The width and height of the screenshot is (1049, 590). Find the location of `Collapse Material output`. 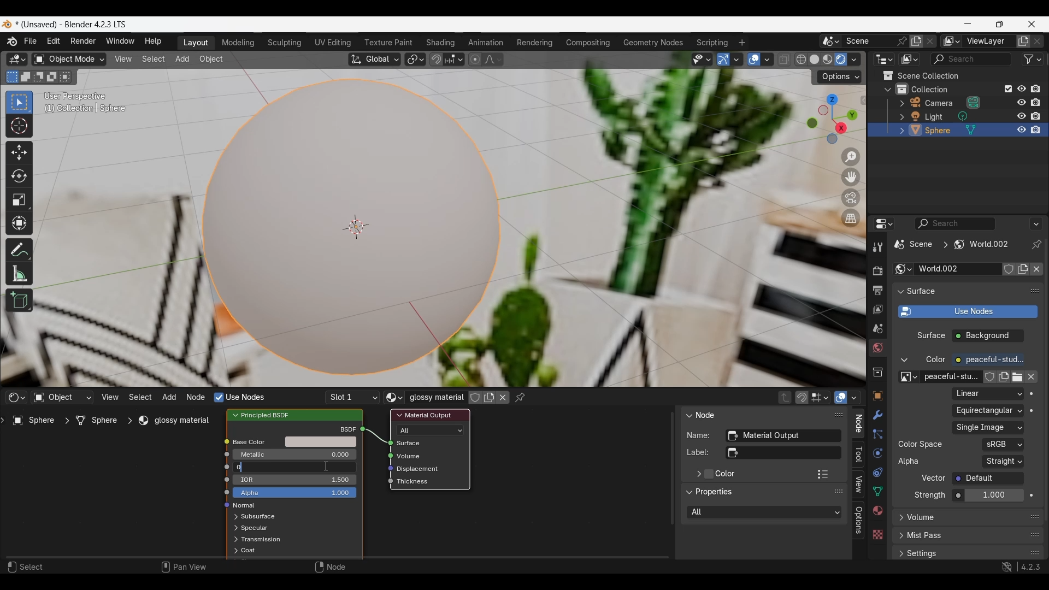

Collapse Material output is located at coordinates (399, 415).